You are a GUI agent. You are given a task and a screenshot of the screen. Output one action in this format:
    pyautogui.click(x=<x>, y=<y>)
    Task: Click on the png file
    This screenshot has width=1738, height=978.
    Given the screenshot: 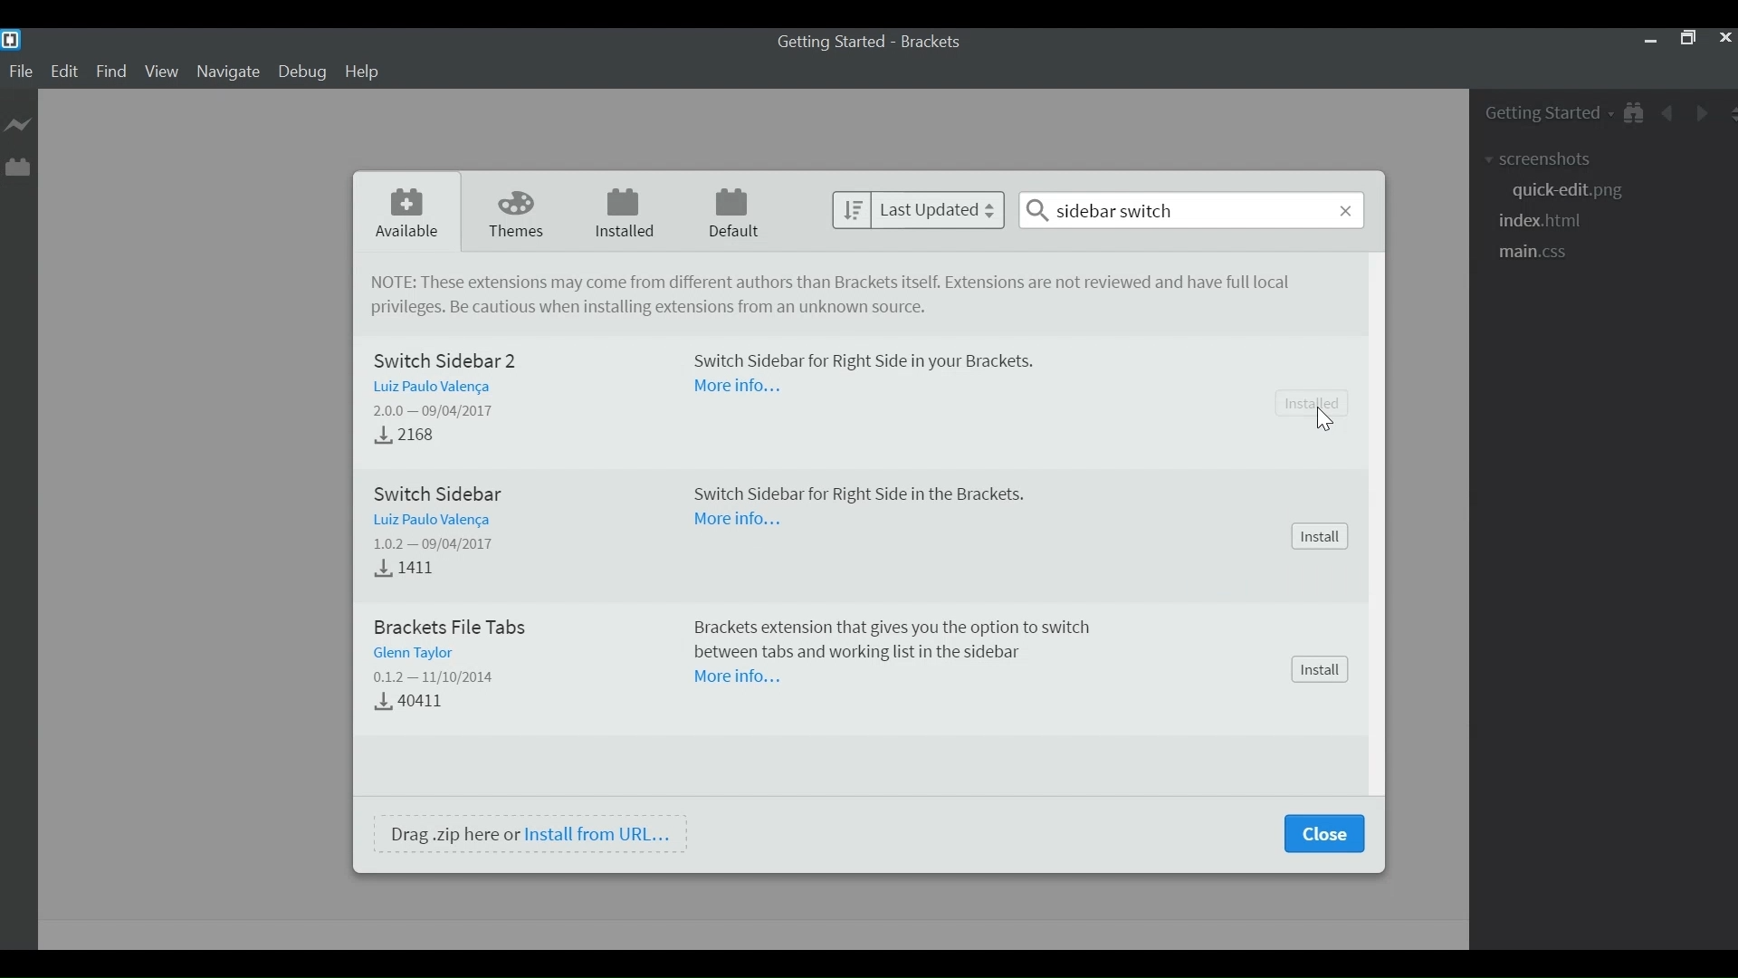 What is the action you would take?
    pyautogui.click(x=1568, y=192)
    